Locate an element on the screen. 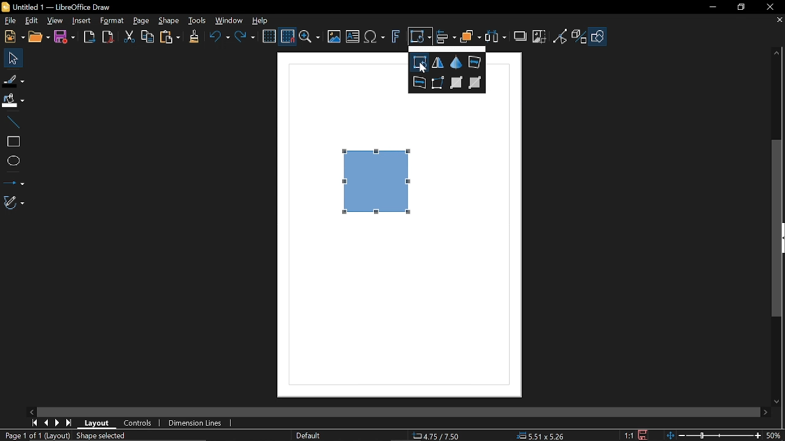 Image resolution: width=785 pixels, height=441 pixels. Insert equation is located at coordinates (375, 37).